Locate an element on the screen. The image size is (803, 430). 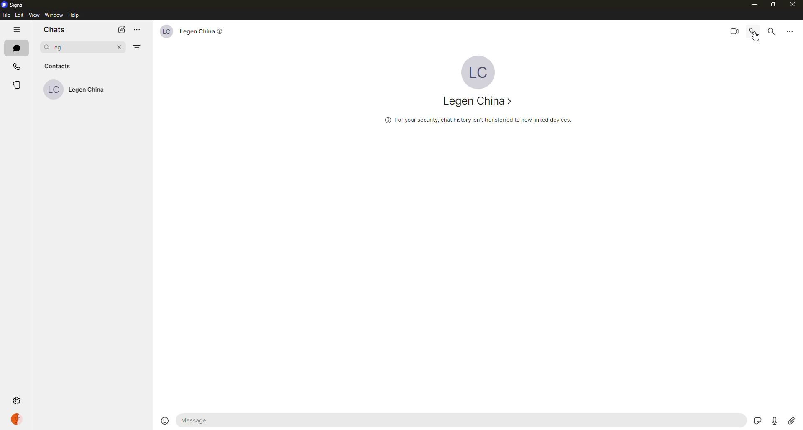
search is located at coordinates (772, 31).